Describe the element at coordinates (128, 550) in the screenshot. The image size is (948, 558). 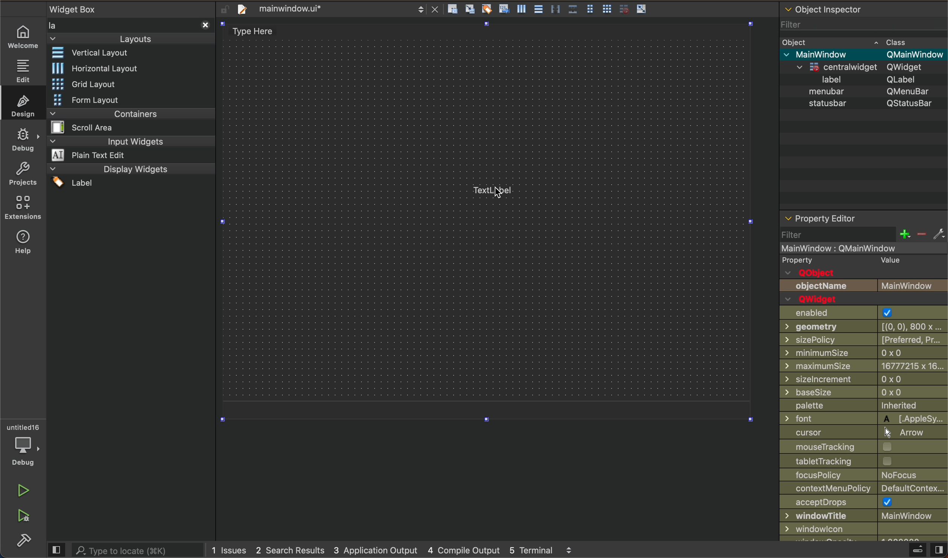
I see `search` at that location.